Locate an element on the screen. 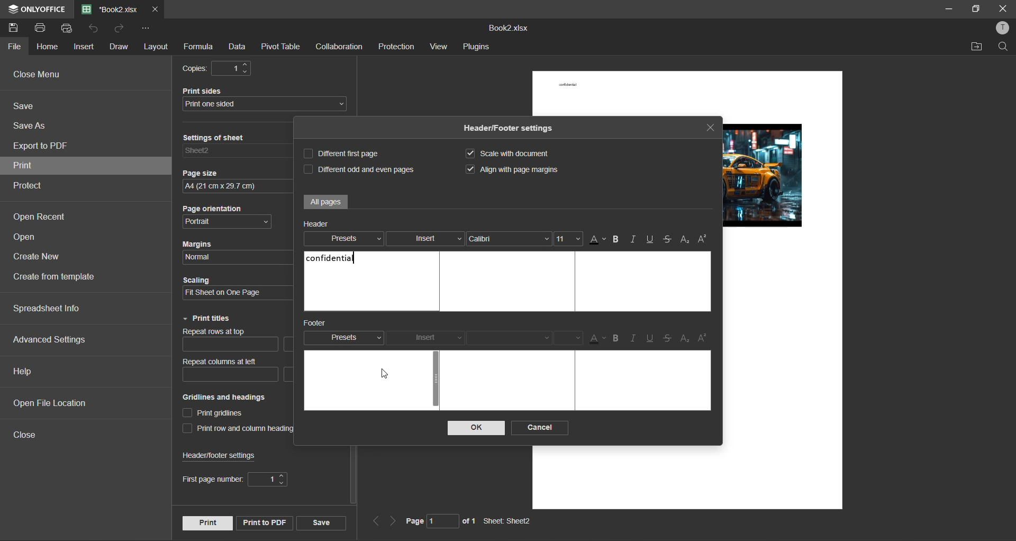 This screenshot has width=1016, height=541. header/footer settings is located at coordinates (220, 454).